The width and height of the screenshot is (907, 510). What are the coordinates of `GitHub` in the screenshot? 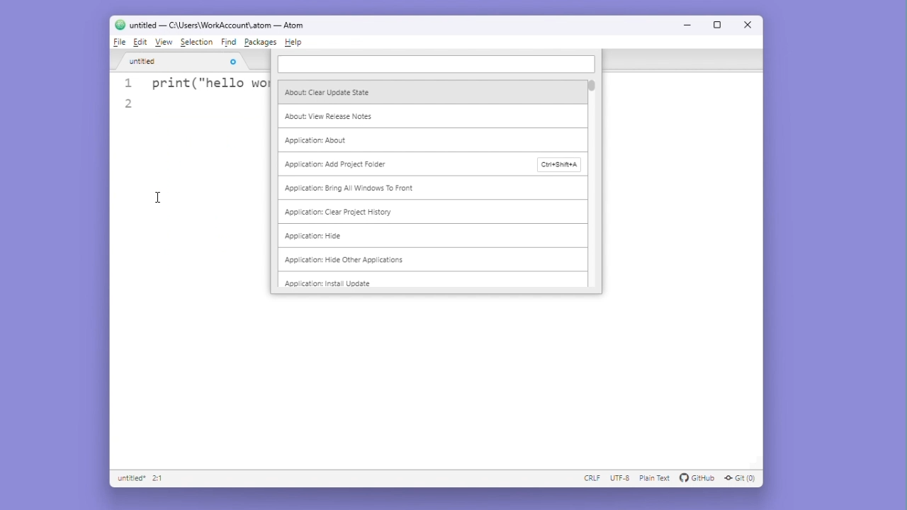 It's located at (697, 478).